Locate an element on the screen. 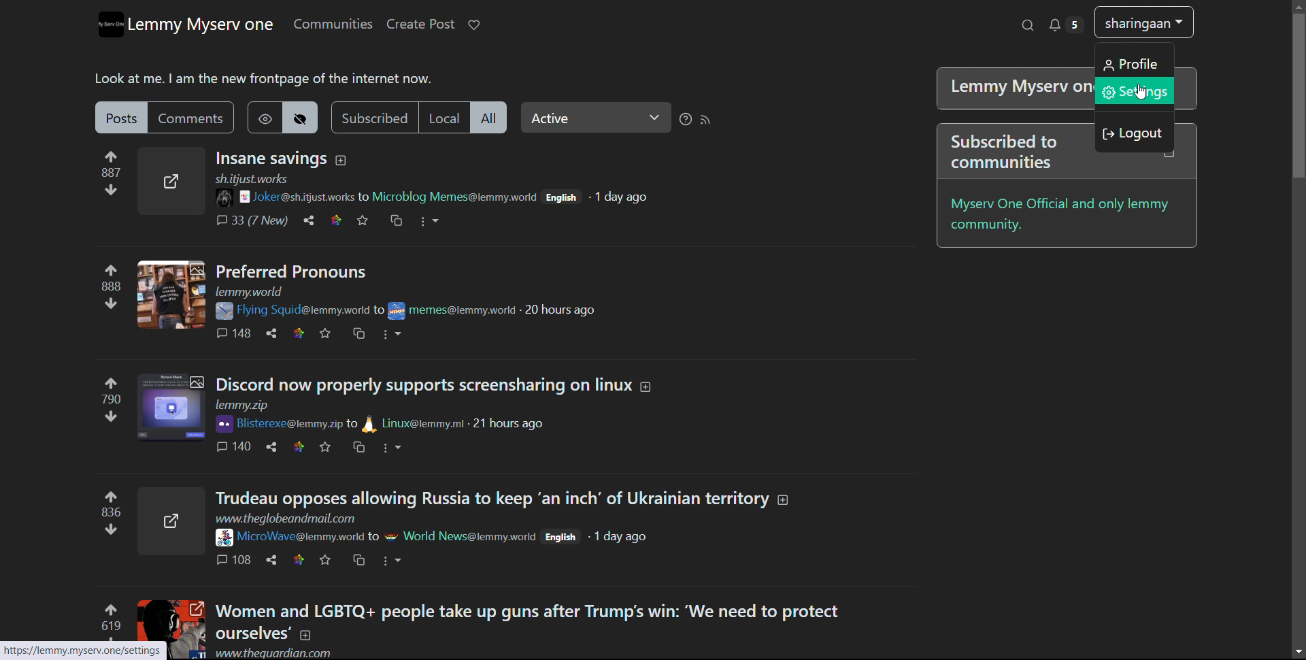 This screenshot has width=1306, height=660. comments 33 (7 New) is located at coordinates (251, 220).